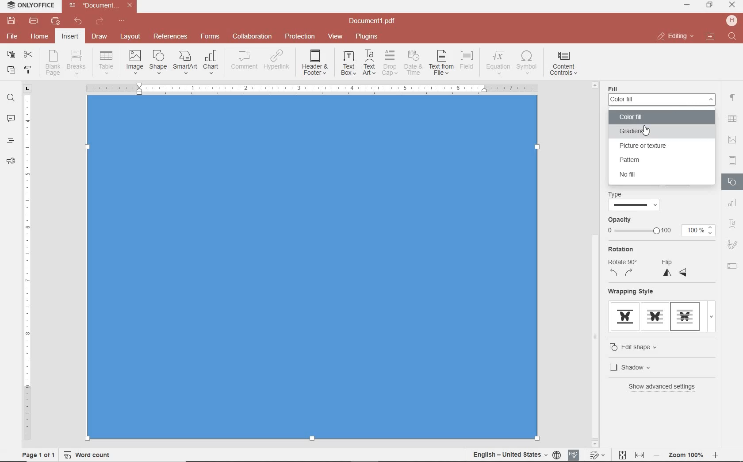 This screenshot has width=743, height=462. What do you see at coordinates (659, 308) in the screenshot?
I see `WRAPPING STYLE` at bounding box center [659, 308].